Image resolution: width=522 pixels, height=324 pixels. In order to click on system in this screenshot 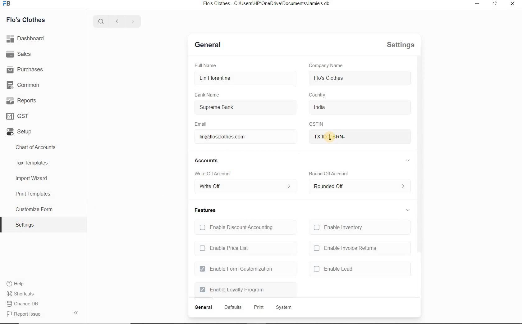, I will do `click(283, 307)`.